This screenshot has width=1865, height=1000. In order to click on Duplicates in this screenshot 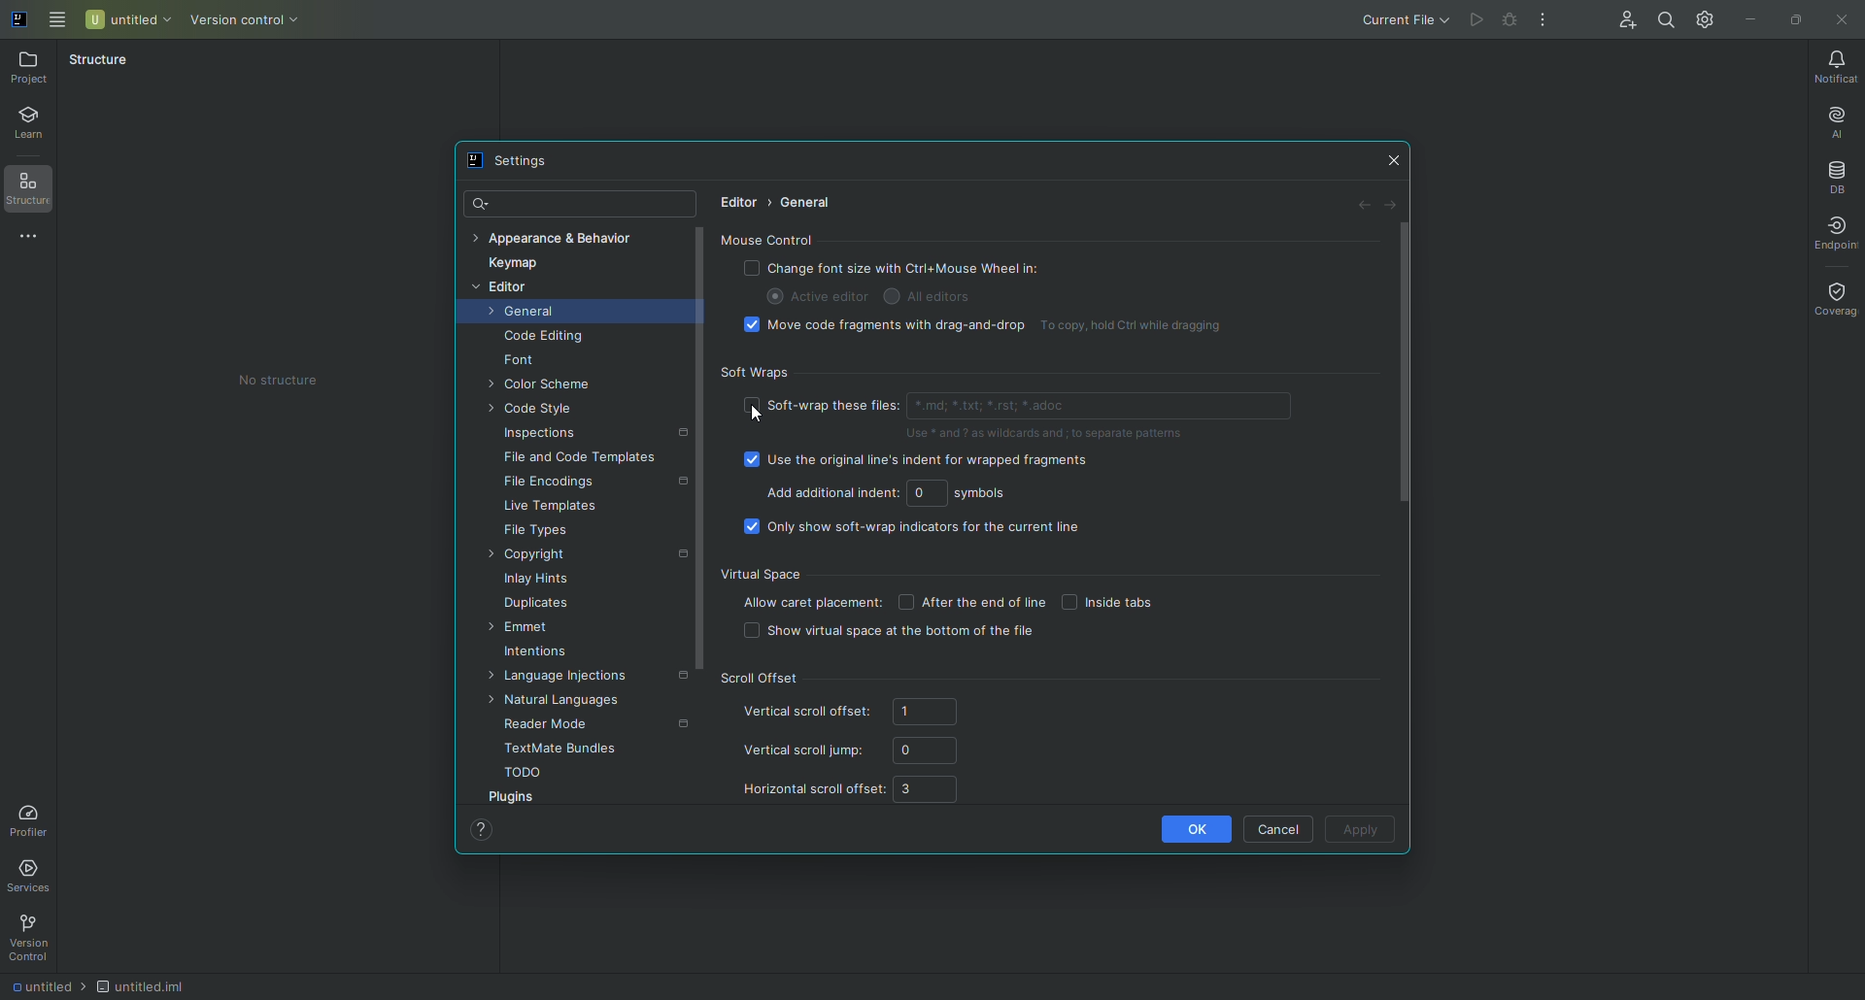, I will do `click(542, 605)`.